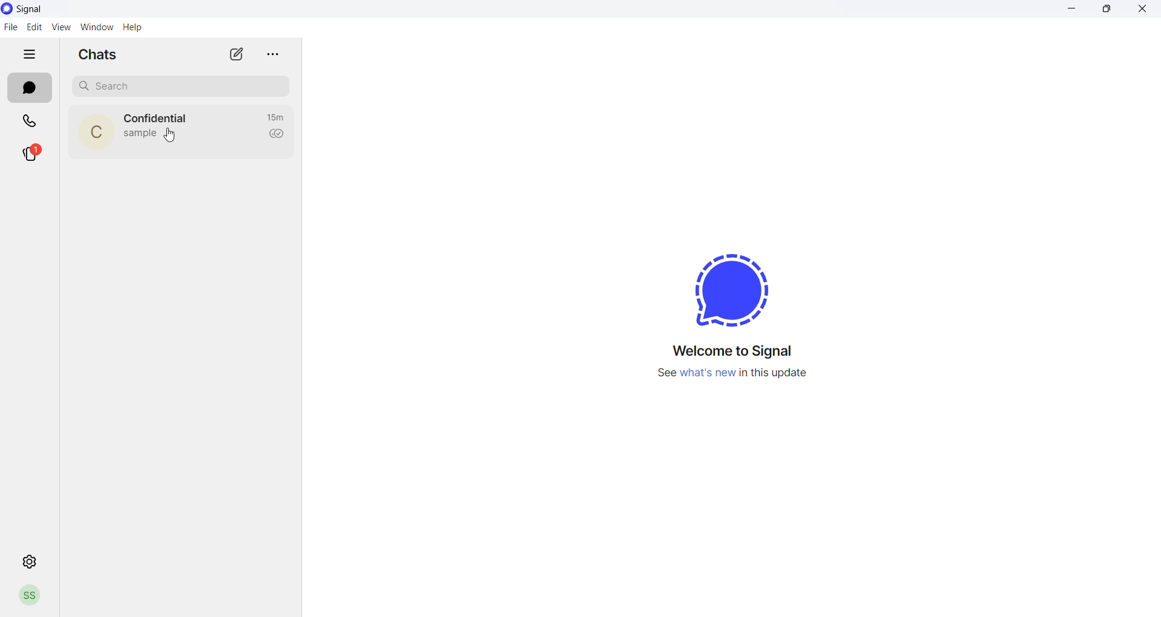 Image resolution: width=1161 pixels, height=617 pixels. I want to click on C, so click(96, 135).